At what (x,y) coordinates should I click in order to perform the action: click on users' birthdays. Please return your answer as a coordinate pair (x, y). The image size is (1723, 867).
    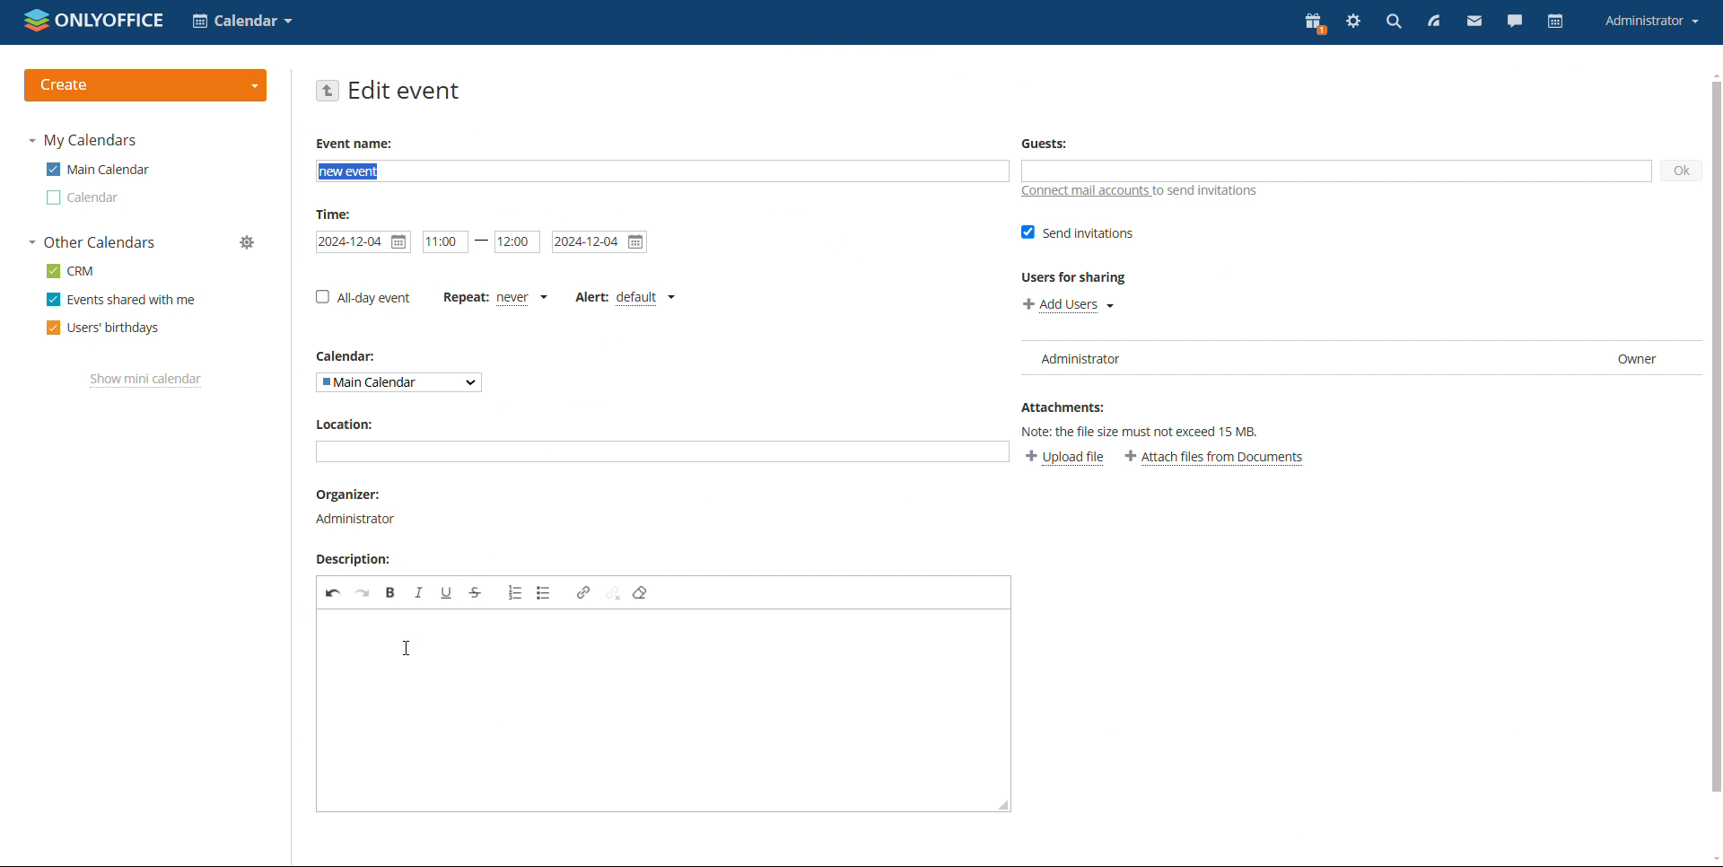
    Looking at the image, I should click on (101, 328).